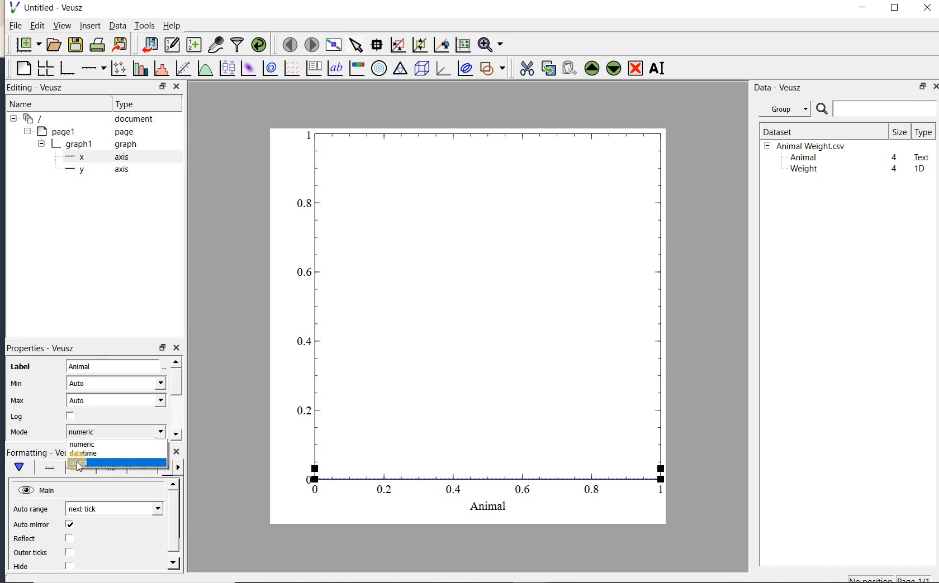 This screenshot has height=583, width=939. I want to click on Animal, so click(802, 158).